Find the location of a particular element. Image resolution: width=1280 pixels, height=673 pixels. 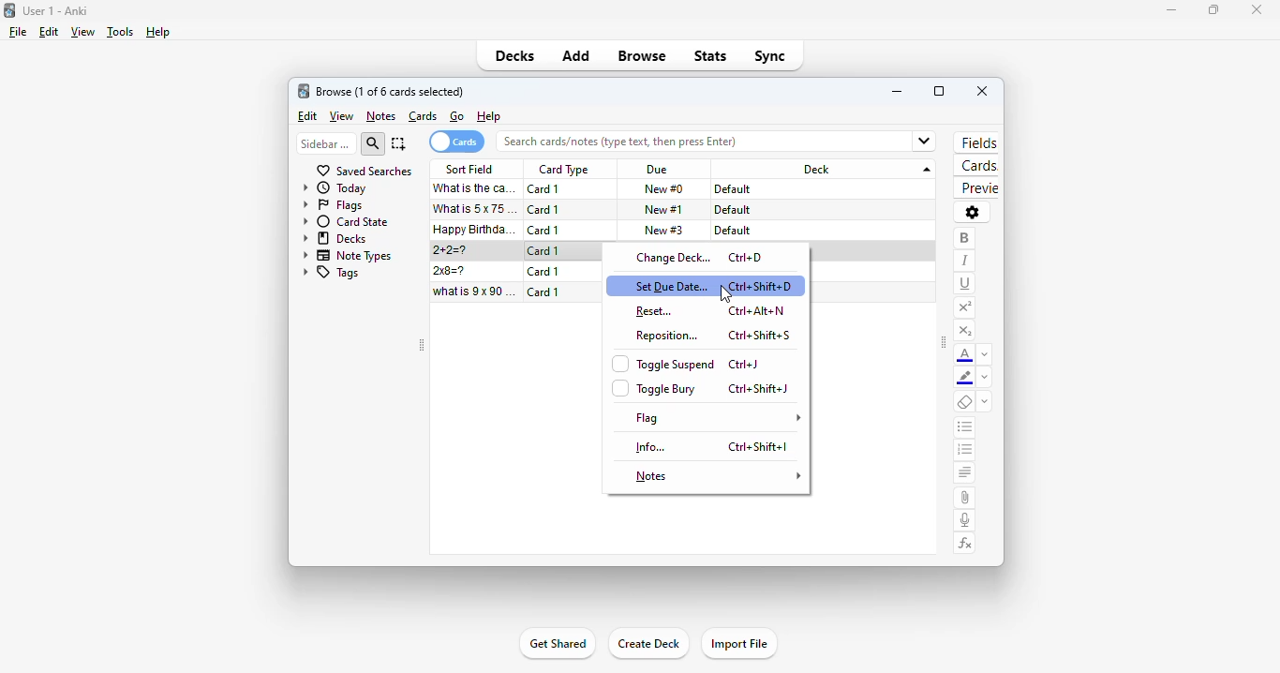

view is located at coordinates (82, 32).